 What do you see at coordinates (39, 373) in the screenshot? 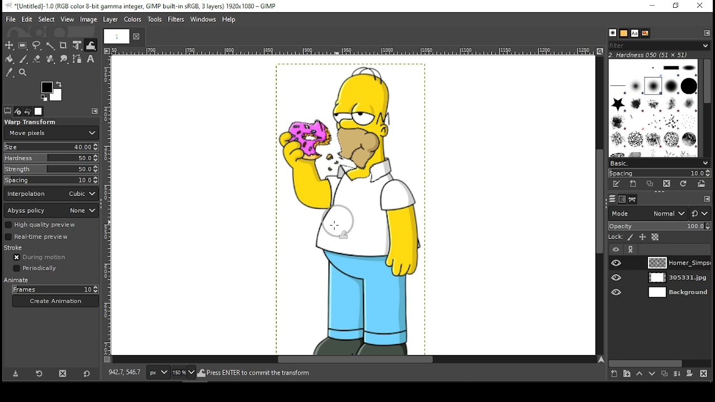
I see `restore tool preset` at bounding box center [39, 373].